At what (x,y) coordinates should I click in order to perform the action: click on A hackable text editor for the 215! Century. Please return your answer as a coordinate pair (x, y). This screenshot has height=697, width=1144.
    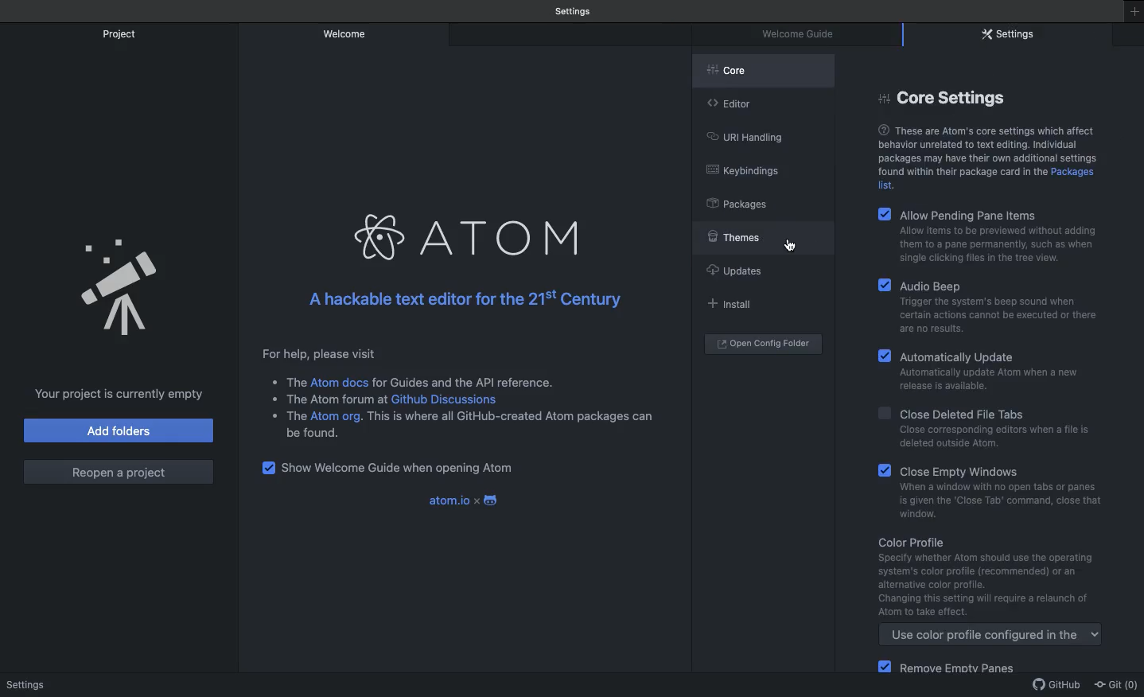
    Looking at the image, I should click on (461, 301).